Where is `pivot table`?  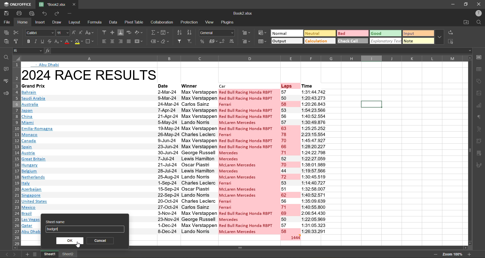 pivot table is located at coordinates (134, 22).